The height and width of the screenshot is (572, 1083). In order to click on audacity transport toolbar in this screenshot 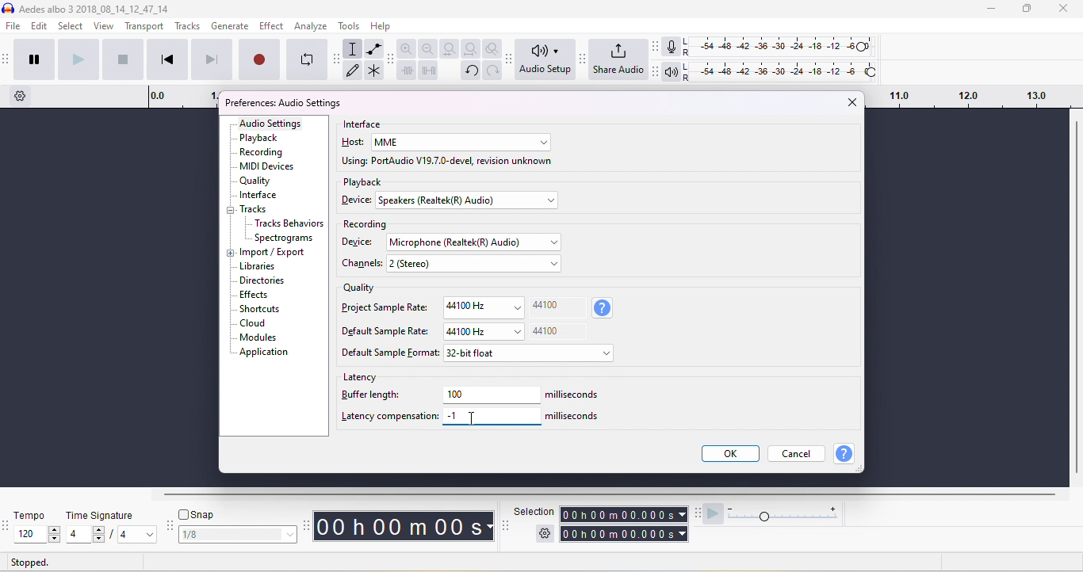, I will do `click(7, 59)`.